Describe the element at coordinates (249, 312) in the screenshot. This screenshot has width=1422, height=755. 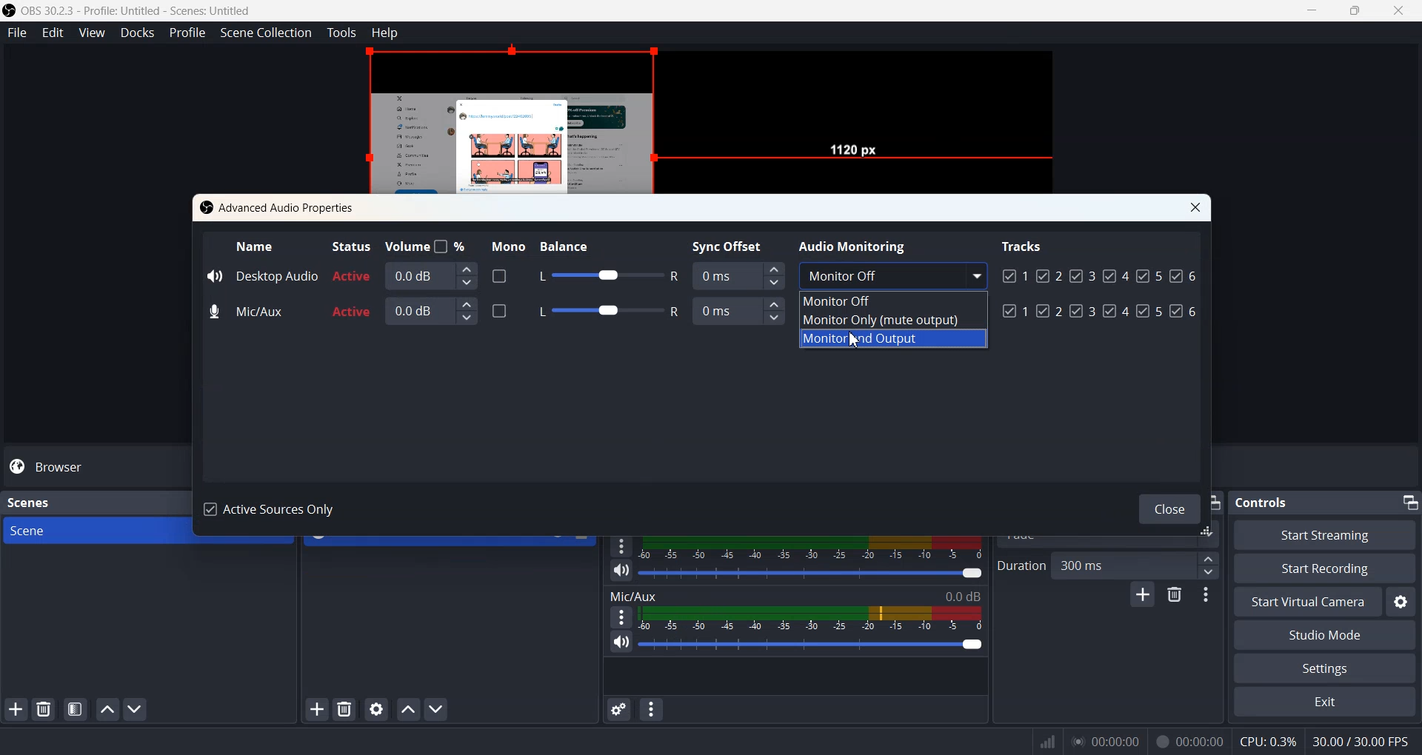
I see `Mic/Aux` at that location.